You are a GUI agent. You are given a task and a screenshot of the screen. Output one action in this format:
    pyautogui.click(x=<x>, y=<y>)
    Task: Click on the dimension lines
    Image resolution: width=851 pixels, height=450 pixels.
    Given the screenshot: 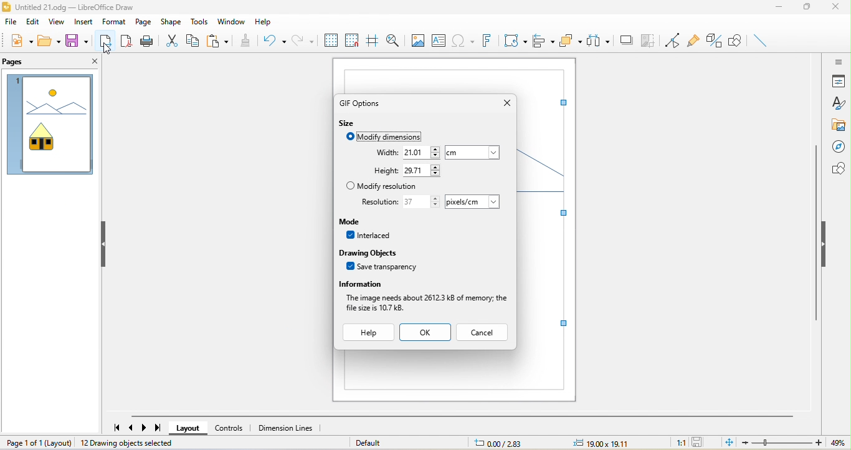 What is the action you would take?
    pyautogui.click(x=286, y=428)
    